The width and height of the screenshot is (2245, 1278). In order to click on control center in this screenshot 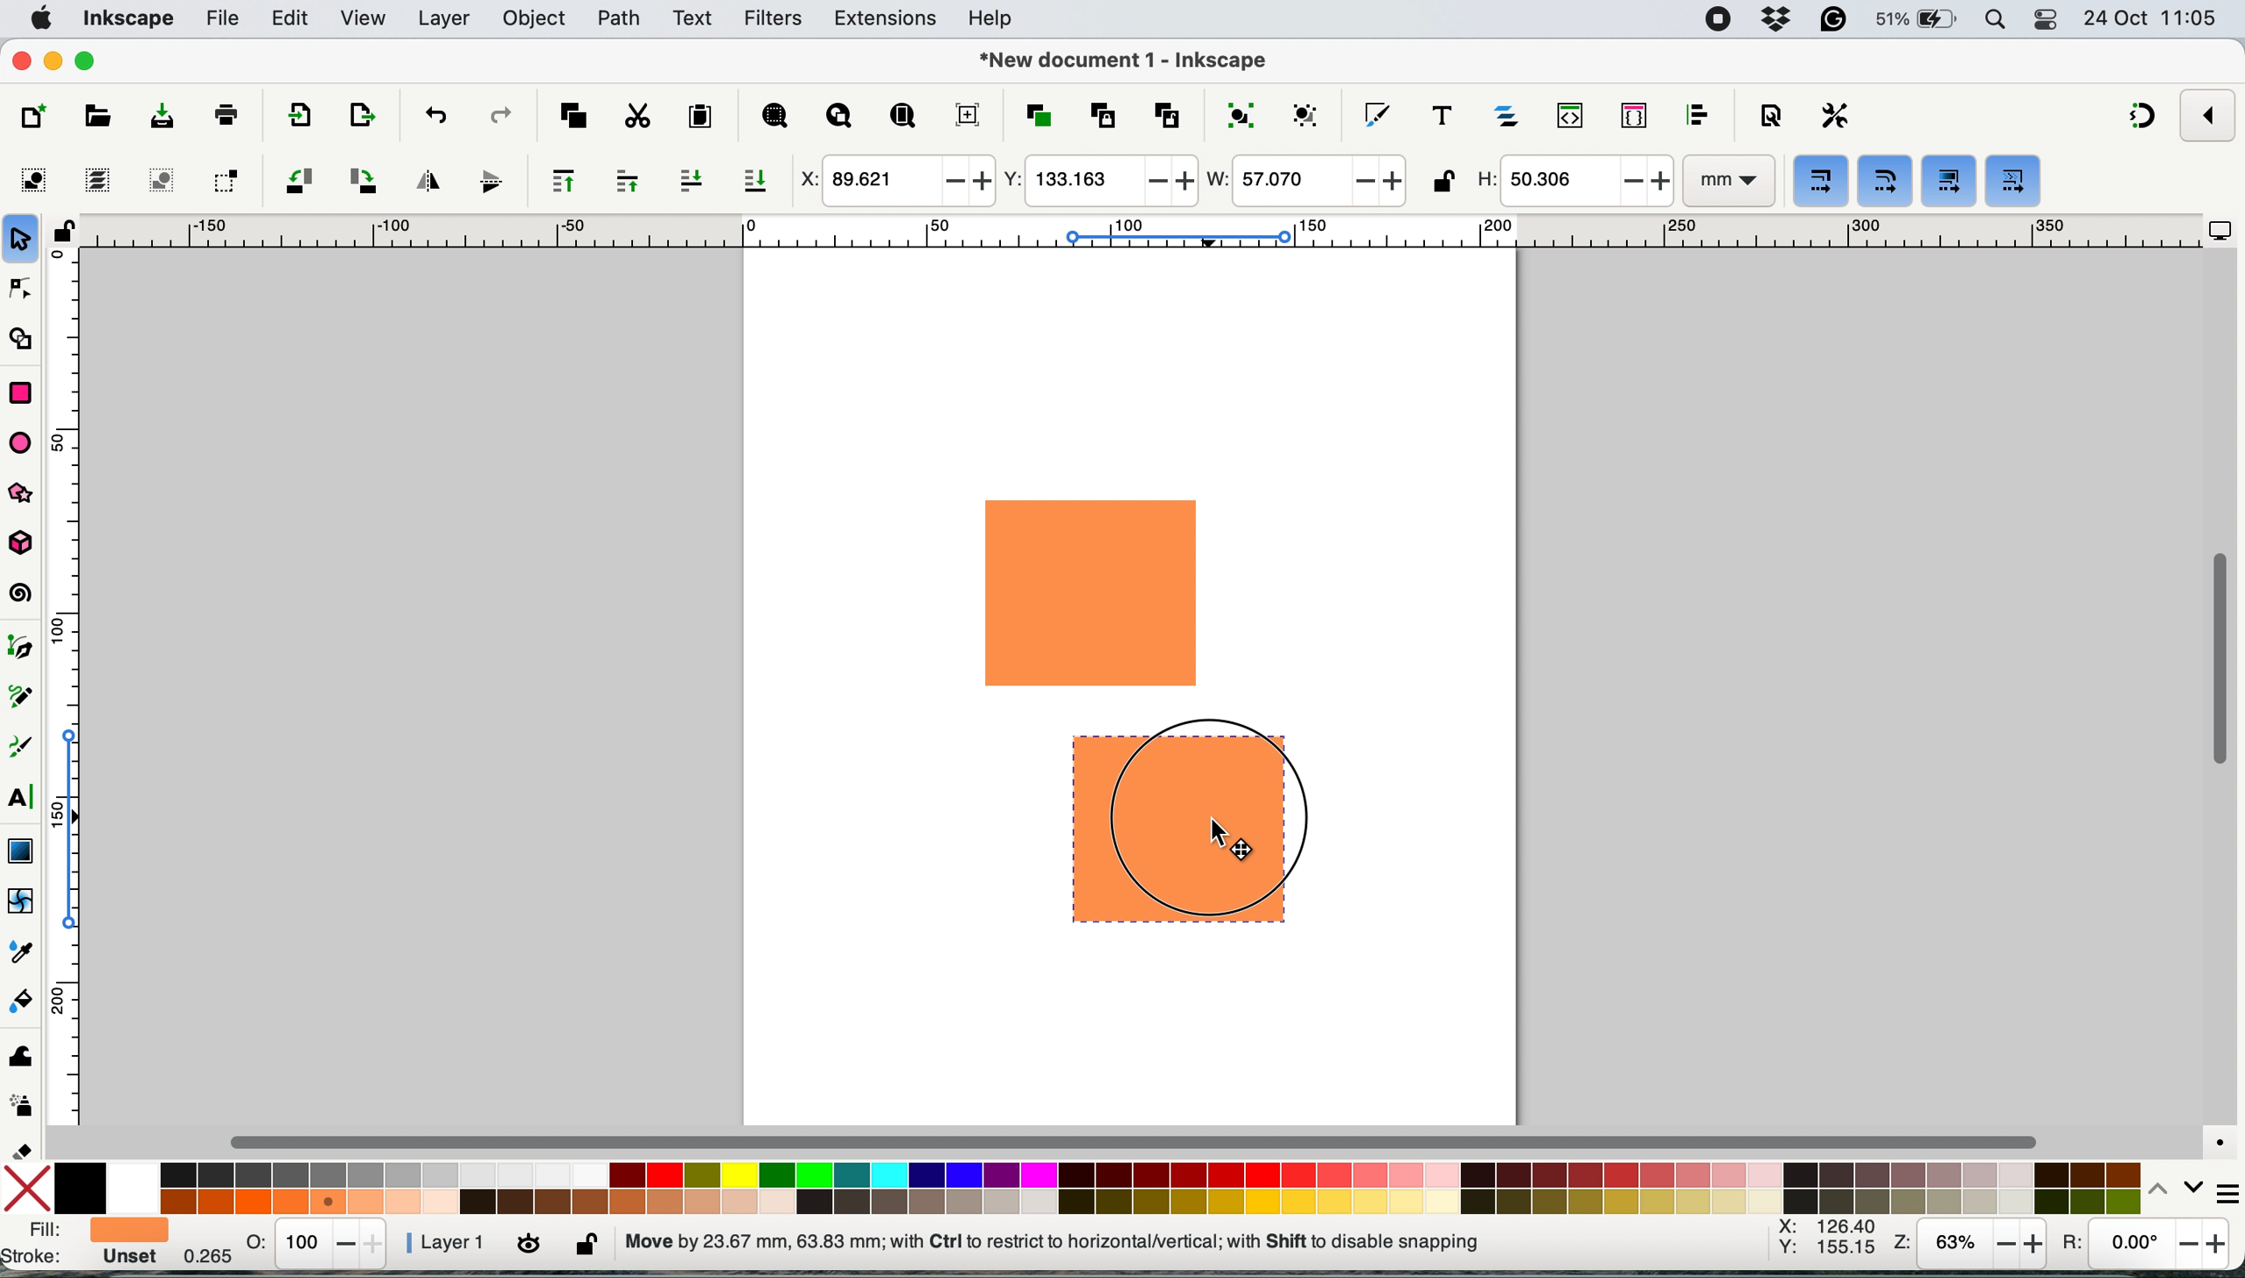, I will do `click(2049, 21)`.